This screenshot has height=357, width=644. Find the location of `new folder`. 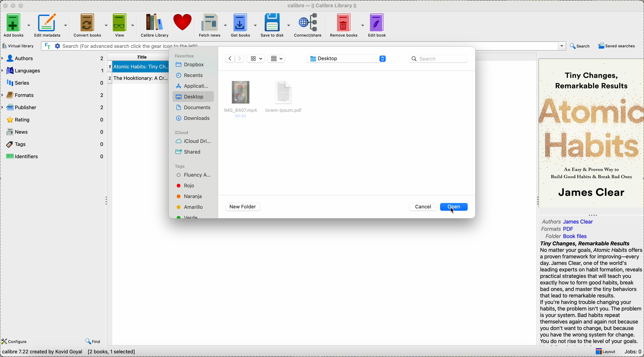

new folder is located at coordinates (244, 207).